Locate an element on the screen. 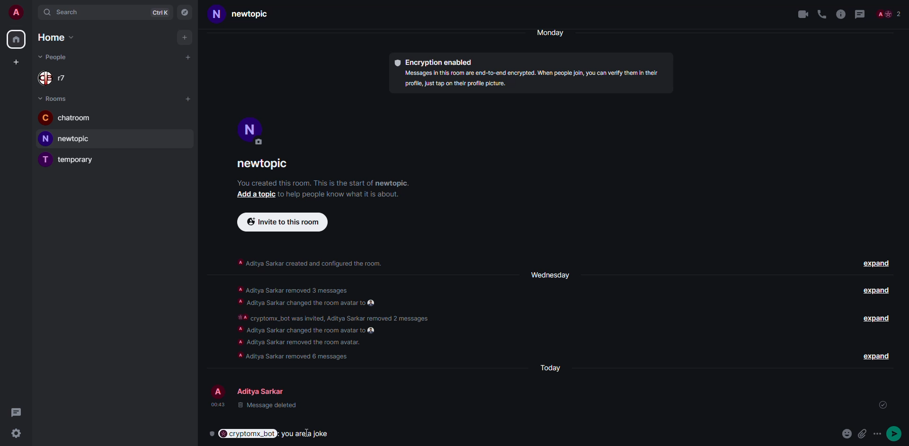 This screenshot has height=446, width=909. room is located at coordinates (68, 139).